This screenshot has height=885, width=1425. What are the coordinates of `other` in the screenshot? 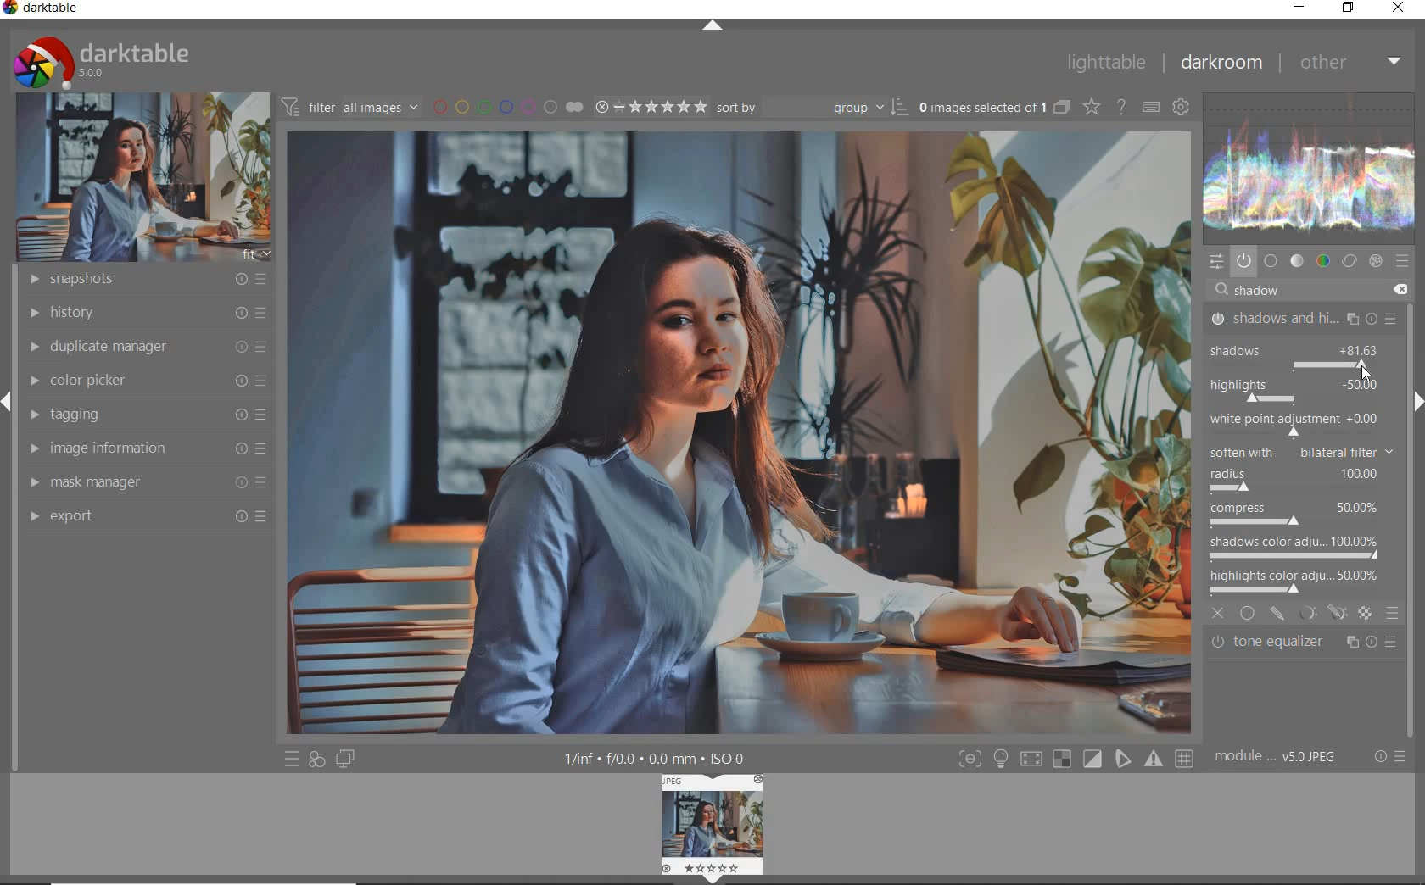 It's located at (1350, 62).